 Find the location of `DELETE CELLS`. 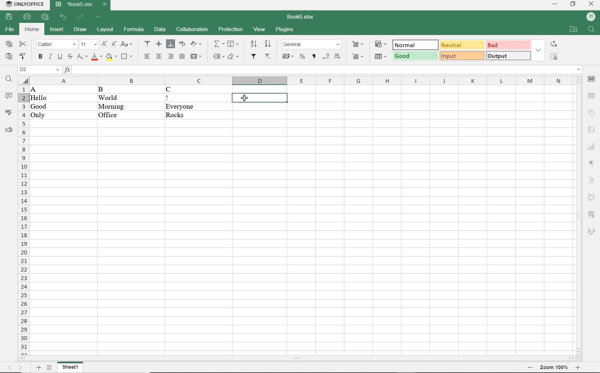

DELETE CELLS is located at coordinates (358, 57).